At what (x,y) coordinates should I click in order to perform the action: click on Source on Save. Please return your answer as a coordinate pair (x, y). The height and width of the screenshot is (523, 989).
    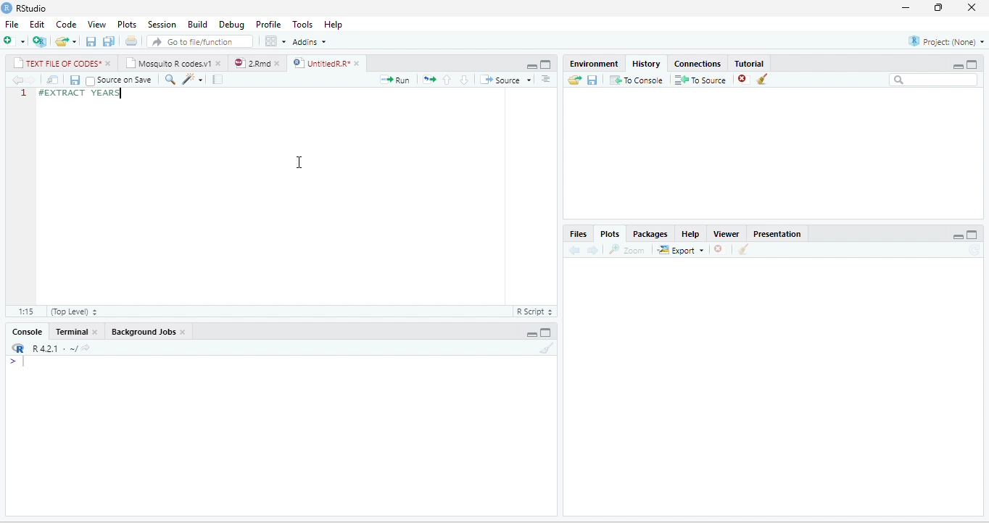
    Looking at the image, I should click on (119, 80).